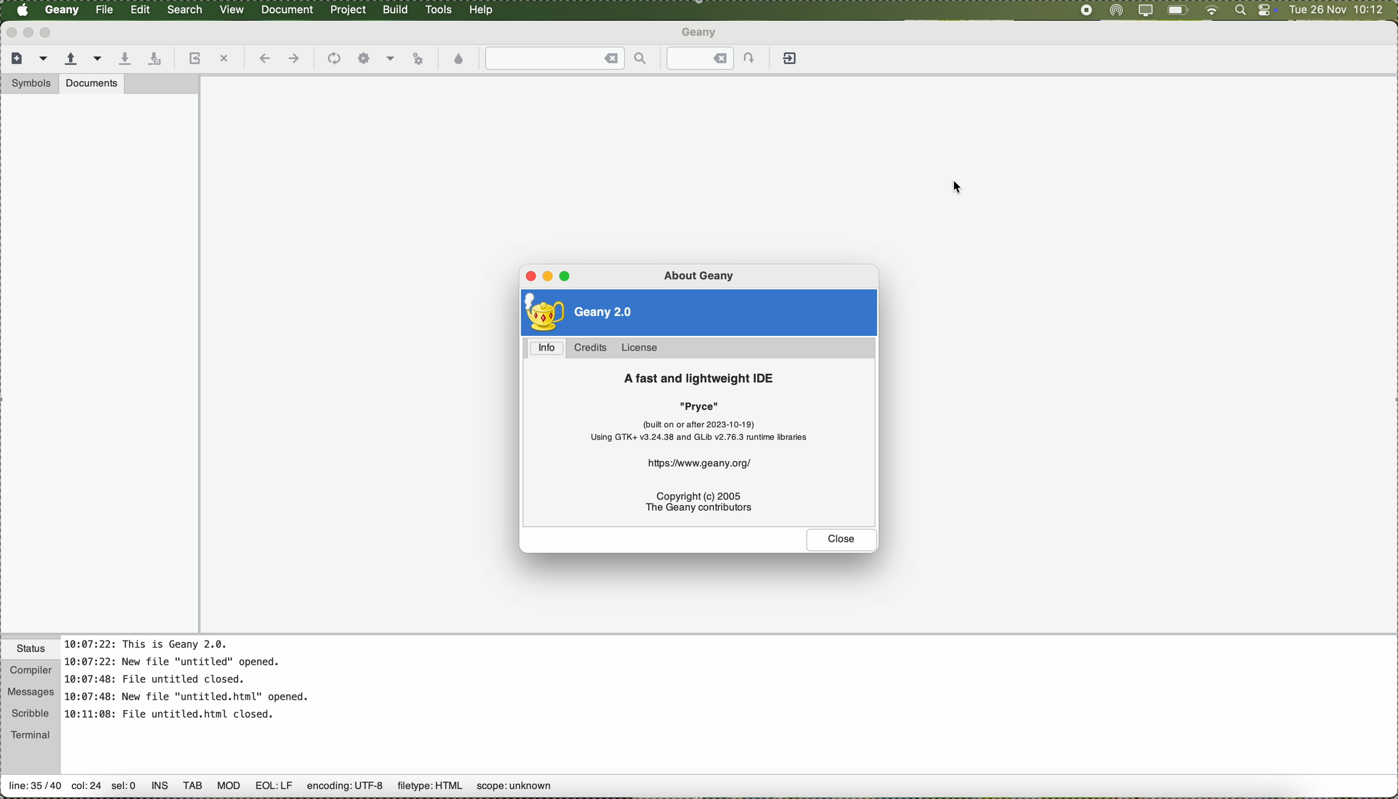 The width and height of the screenshot is (1398, 799). I want to click on spotlight search, so click(1237, 12).